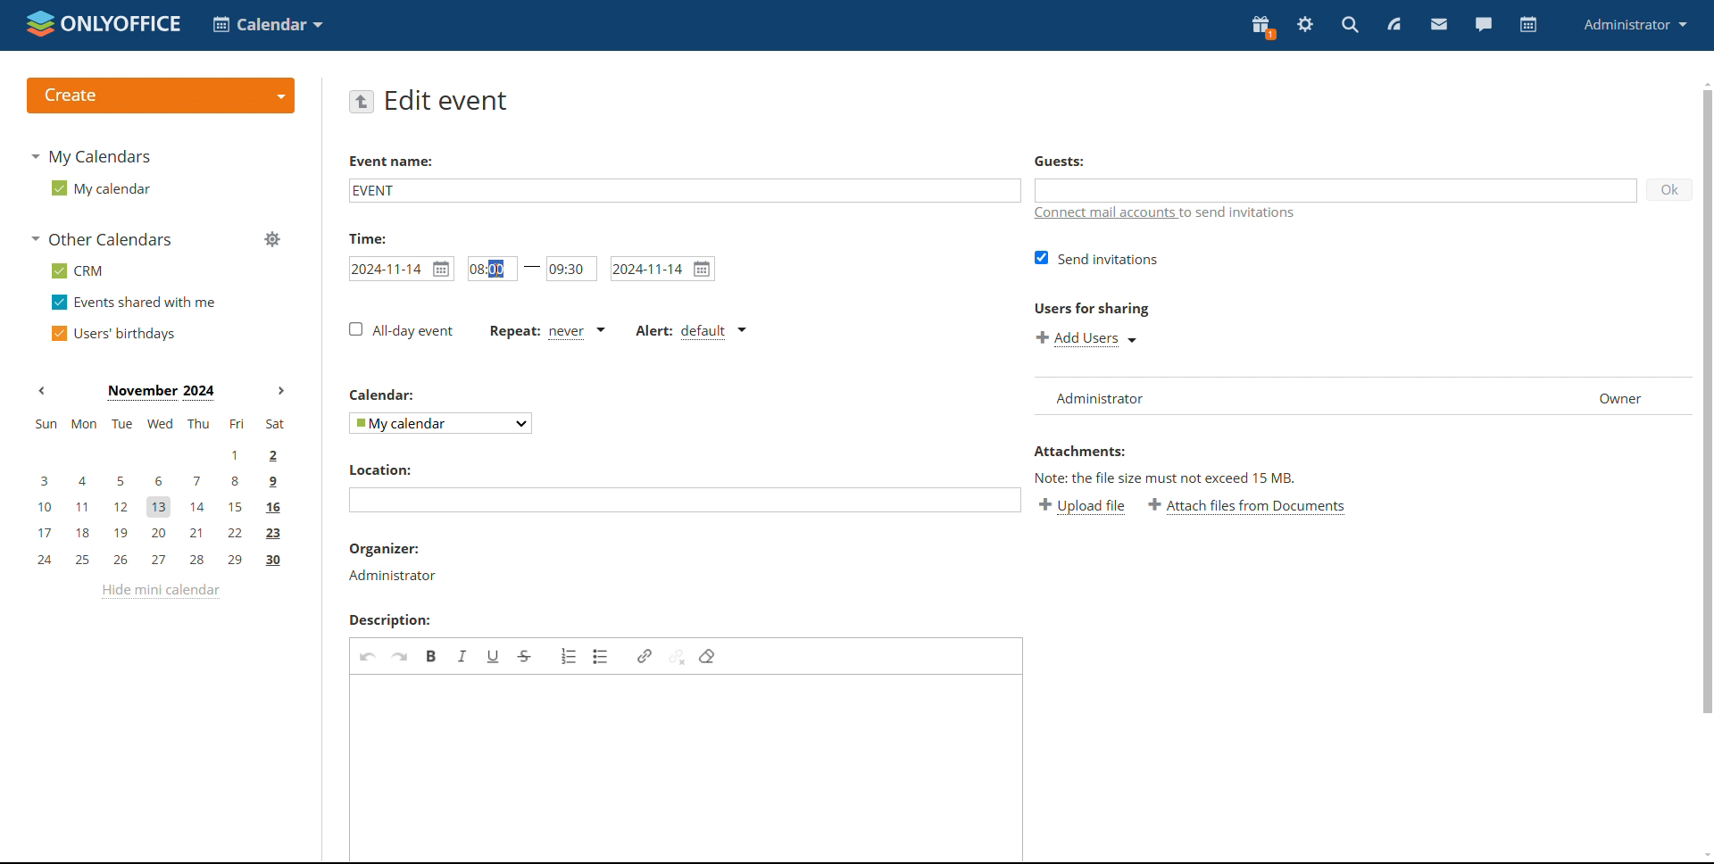  I want to click on strikethrough, so click(526, 657).